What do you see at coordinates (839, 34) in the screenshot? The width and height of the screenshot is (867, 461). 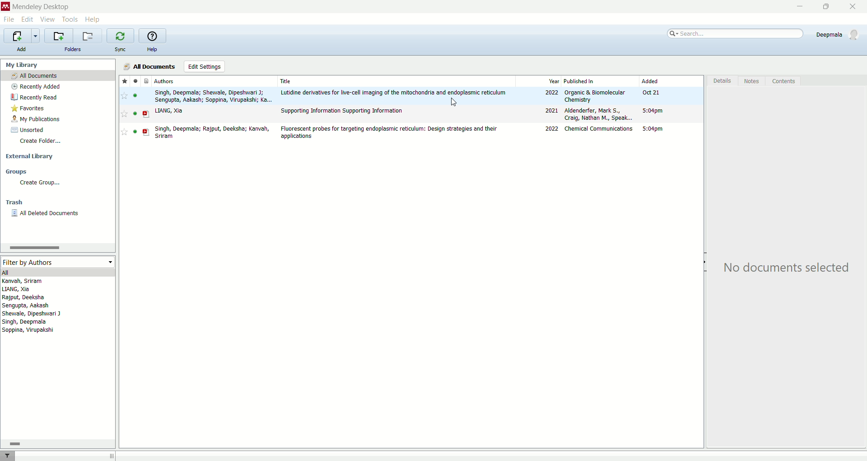 I see `Deepmala` at bounding box center [839, 34].